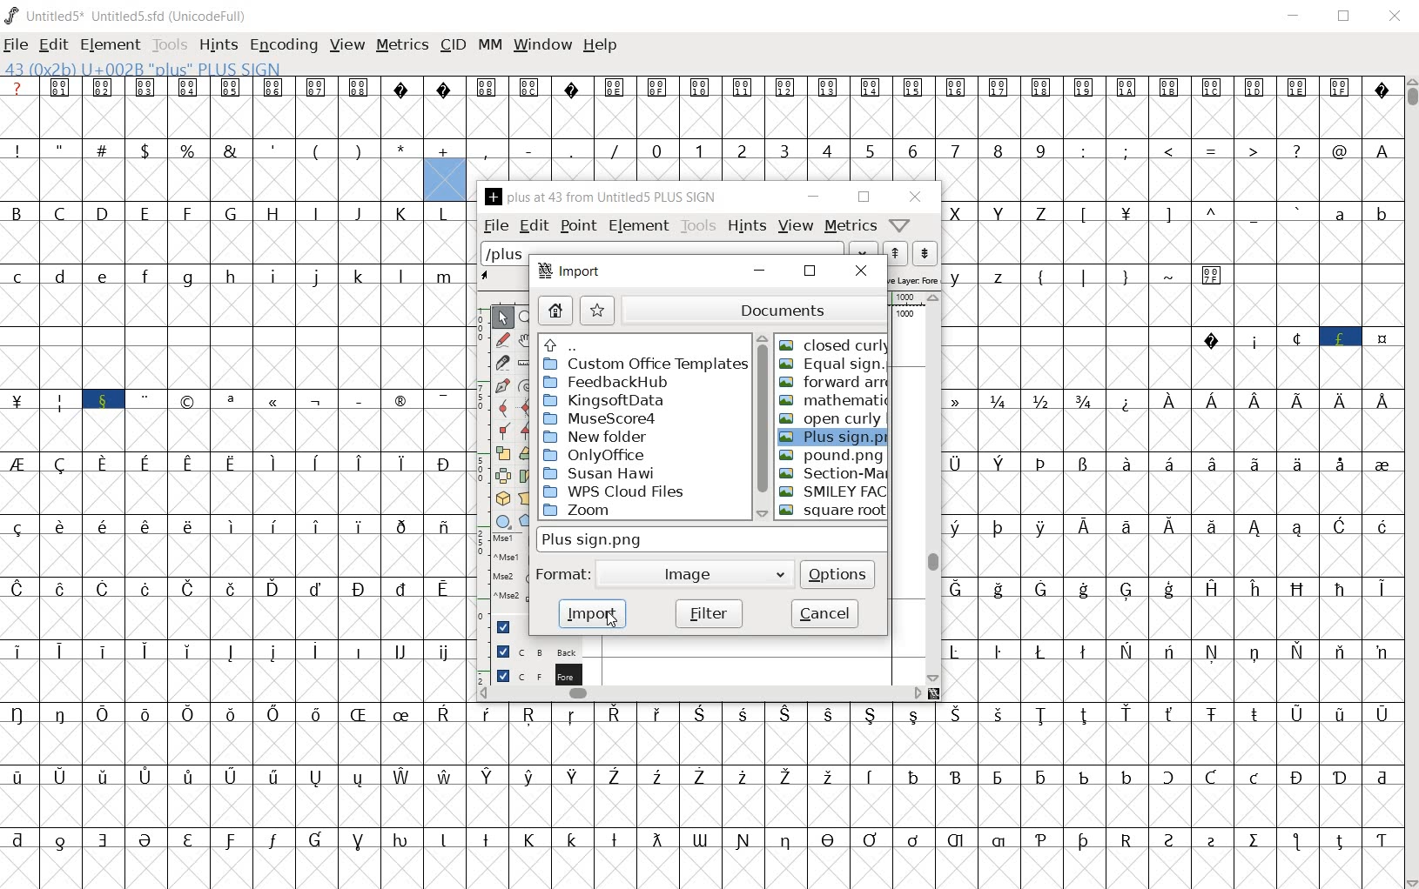 This screenshot has height=889, width=1419. What do you see at coordinates (601, 46) in the screenshot?
I see `help` at bounding box center [601, 46].